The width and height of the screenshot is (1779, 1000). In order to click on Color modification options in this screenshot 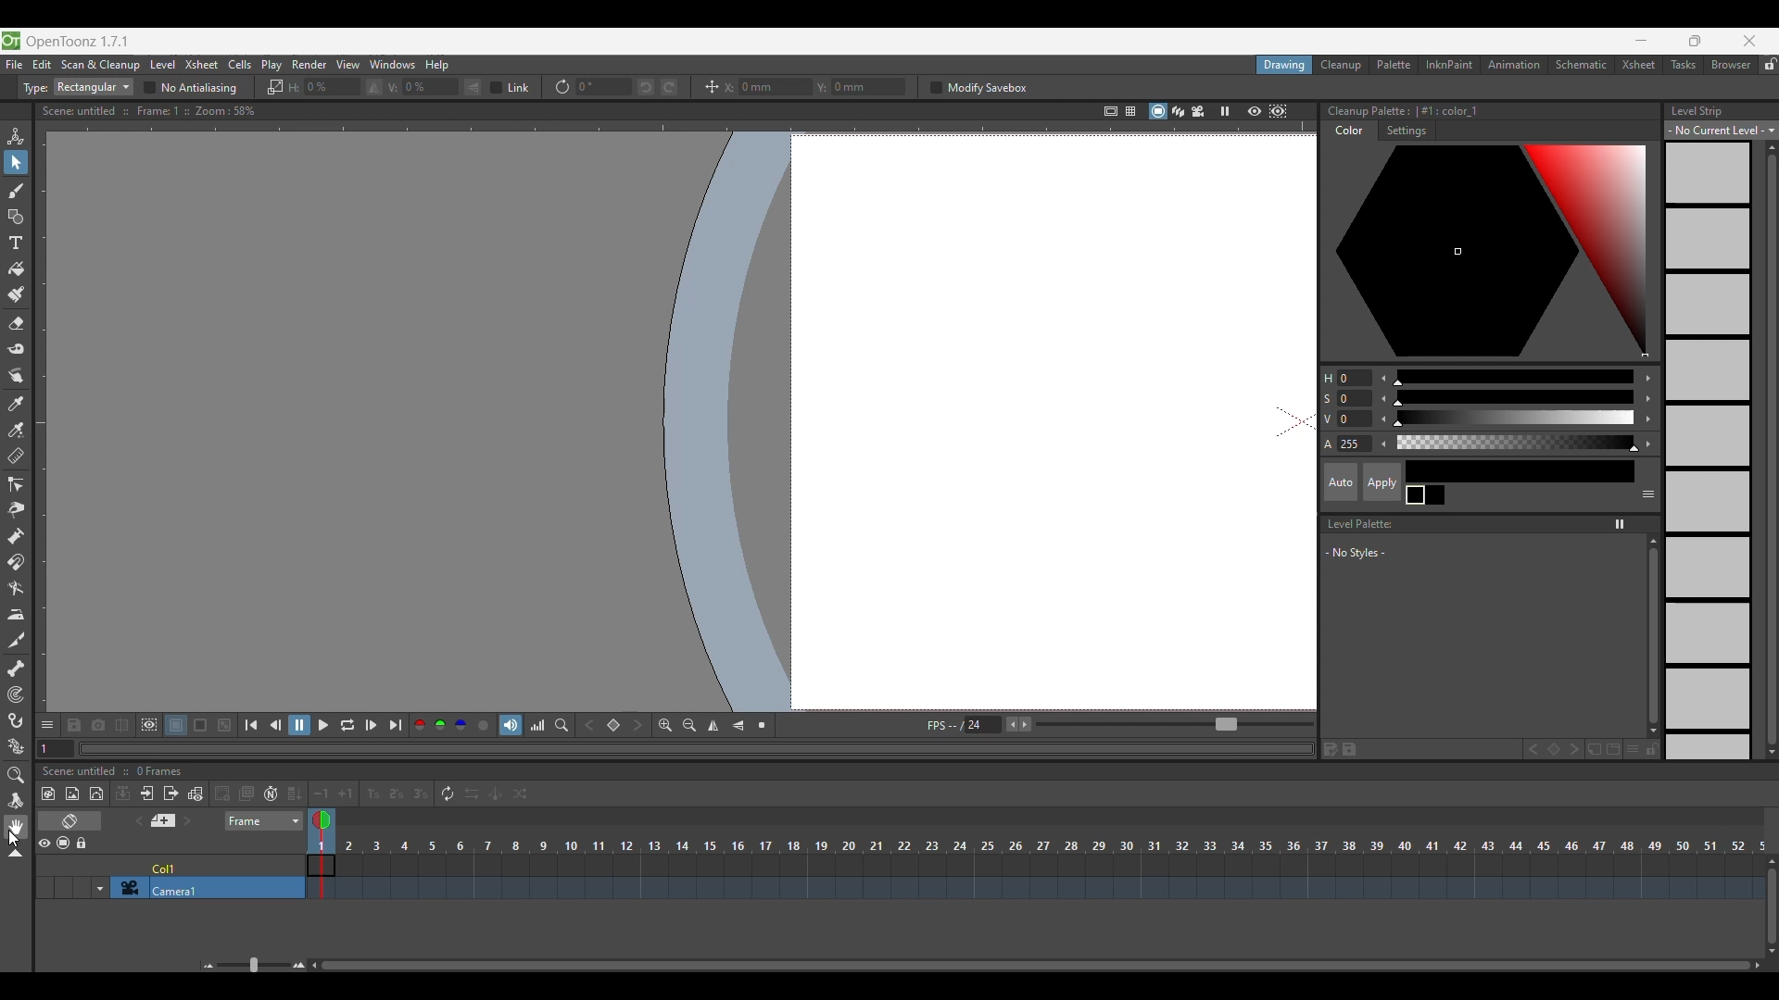, I will do `click(1328, 411)`.